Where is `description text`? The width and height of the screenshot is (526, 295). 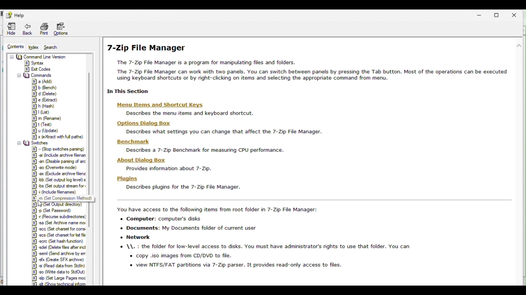
description text is located at coordinates (224, 132).